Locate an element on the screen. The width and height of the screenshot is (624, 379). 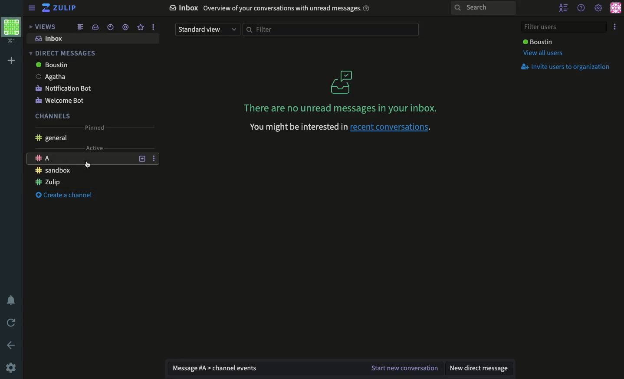
Messages is located at coordinates (265, 369).